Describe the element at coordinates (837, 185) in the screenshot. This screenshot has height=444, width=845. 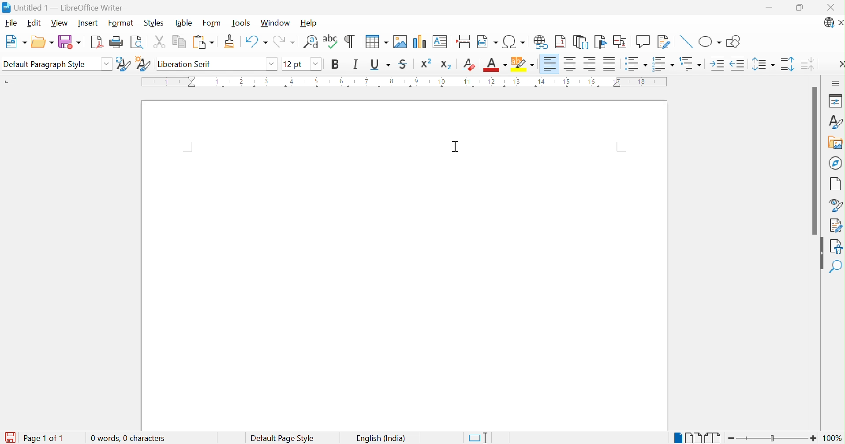
I see `Page` at that location.